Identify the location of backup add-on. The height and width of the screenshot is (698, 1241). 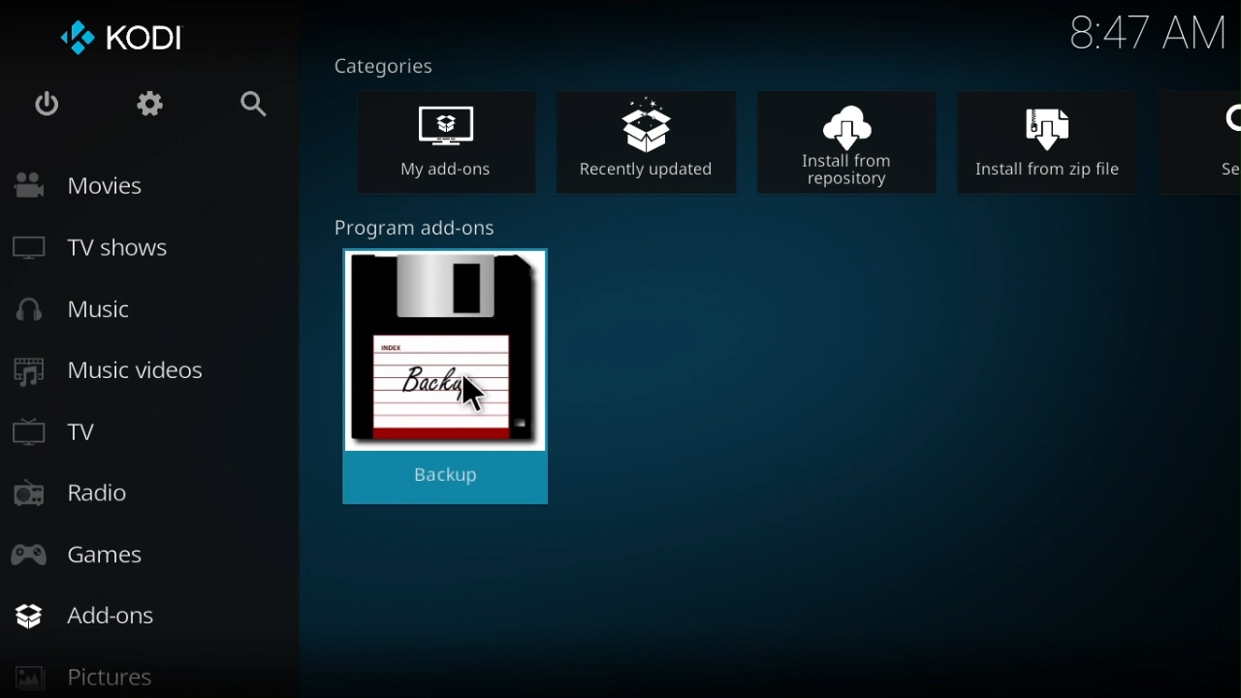
(452, 367).